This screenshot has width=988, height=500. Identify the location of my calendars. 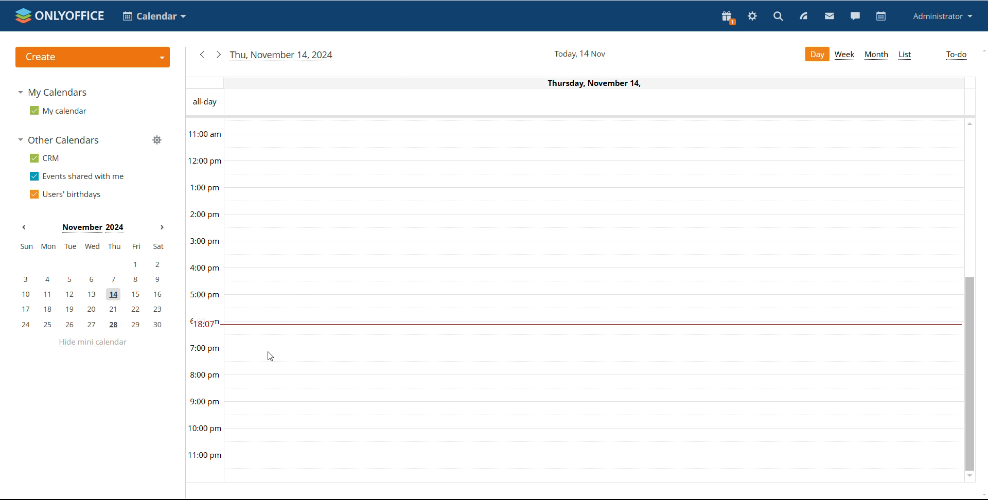
(52, 92).